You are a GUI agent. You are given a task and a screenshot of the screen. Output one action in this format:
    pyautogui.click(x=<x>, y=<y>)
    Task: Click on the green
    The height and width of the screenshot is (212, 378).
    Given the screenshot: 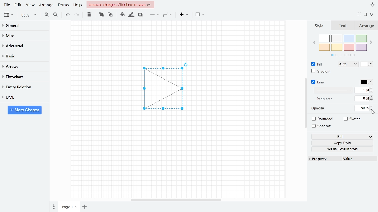 What is the action you would take?
    pyautogui.click(x=362, y=39)
    